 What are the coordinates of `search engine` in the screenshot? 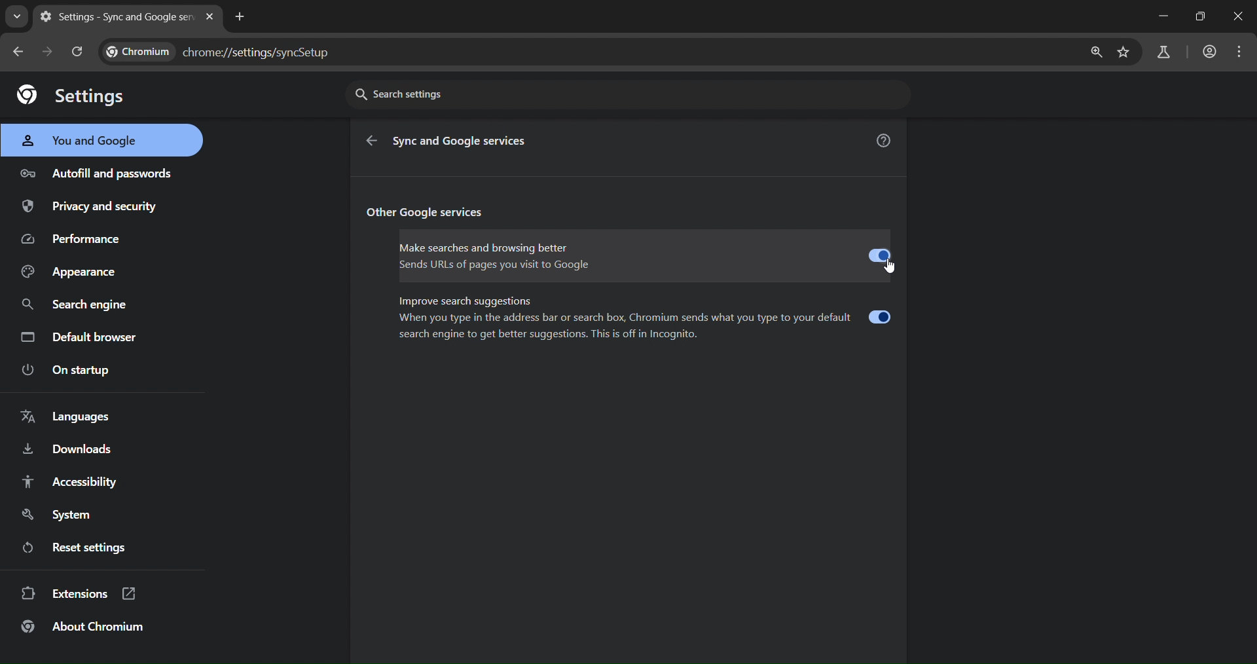 It's located at (73, 306).